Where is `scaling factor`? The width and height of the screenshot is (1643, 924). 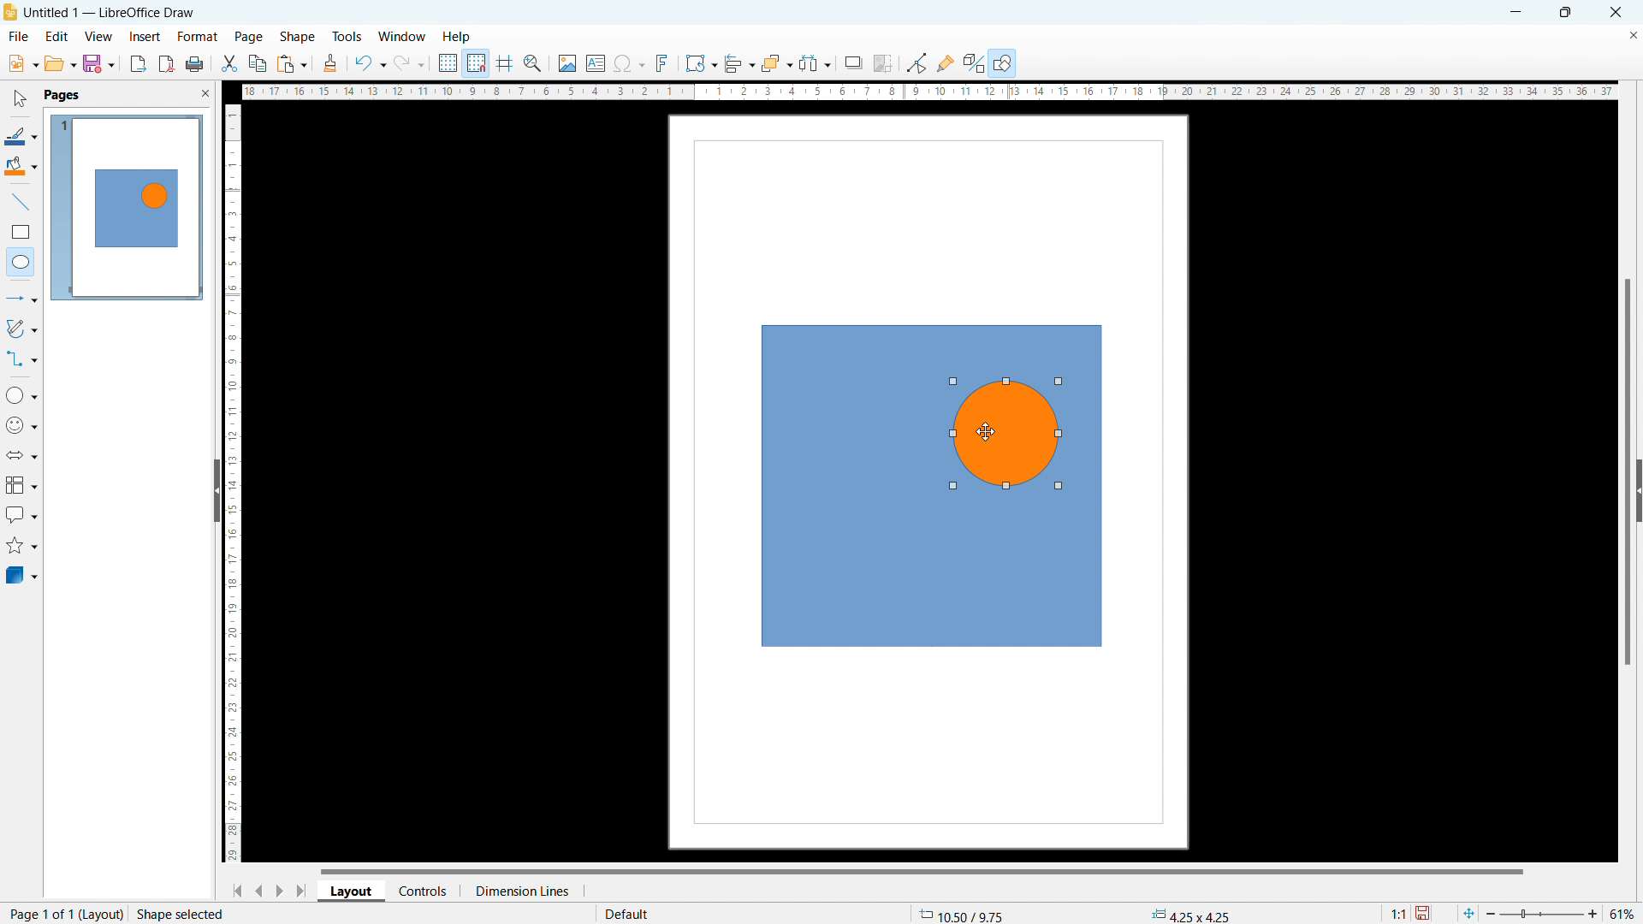
scaling factor is located at coordinates (1396, 911).